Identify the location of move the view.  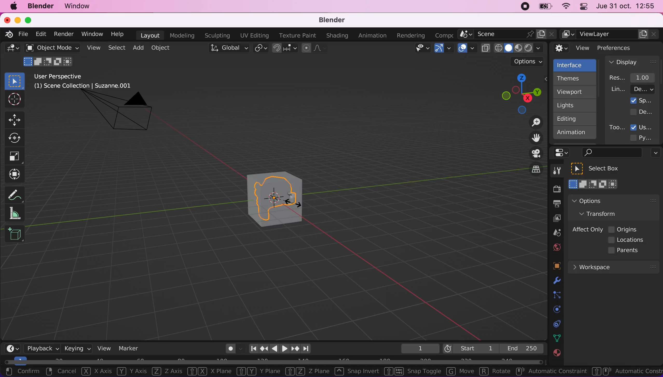
(532, 138).